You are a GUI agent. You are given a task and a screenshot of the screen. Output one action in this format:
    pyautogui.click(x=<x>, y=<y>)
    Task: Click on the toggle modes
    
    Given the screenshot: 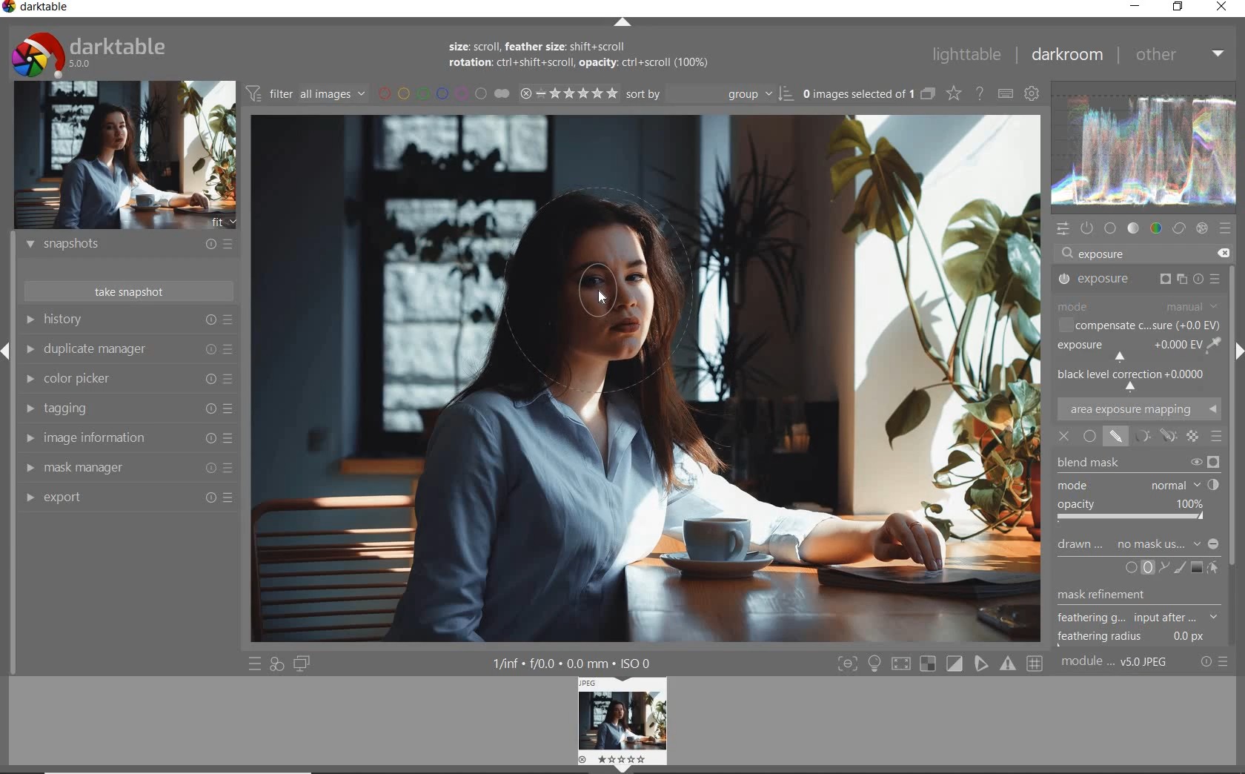 What is the action you would take?
    pyautogui.click(x=940, y=664)
    